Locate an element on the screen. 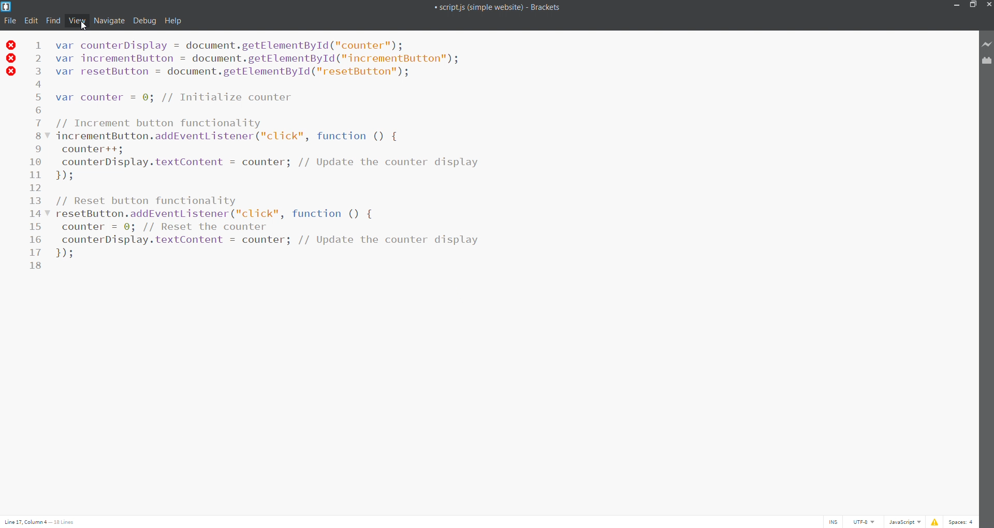  Increment and Reset button Functionality Code is located at coordinates (268, 150).